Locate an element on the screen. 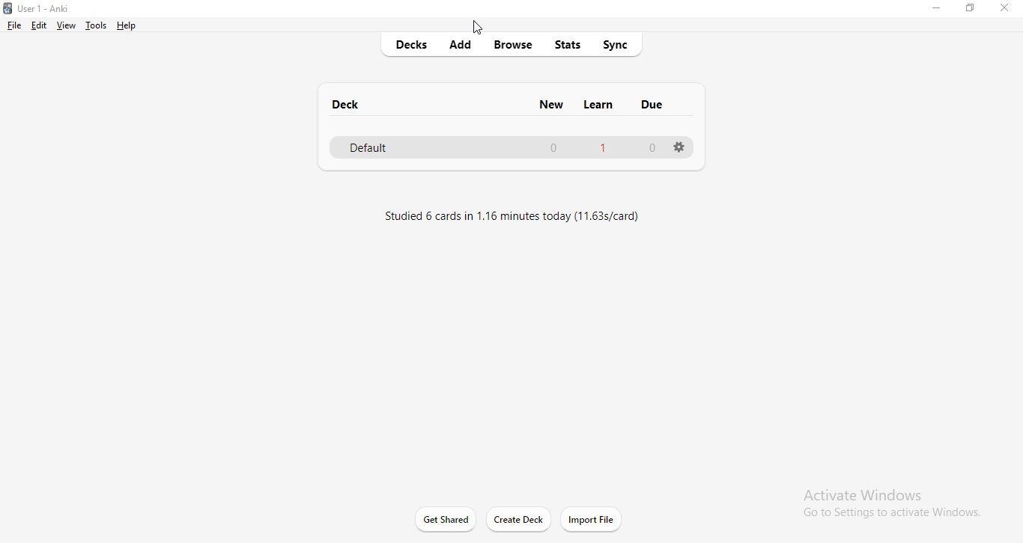  due is located at coordinates (651, 105).